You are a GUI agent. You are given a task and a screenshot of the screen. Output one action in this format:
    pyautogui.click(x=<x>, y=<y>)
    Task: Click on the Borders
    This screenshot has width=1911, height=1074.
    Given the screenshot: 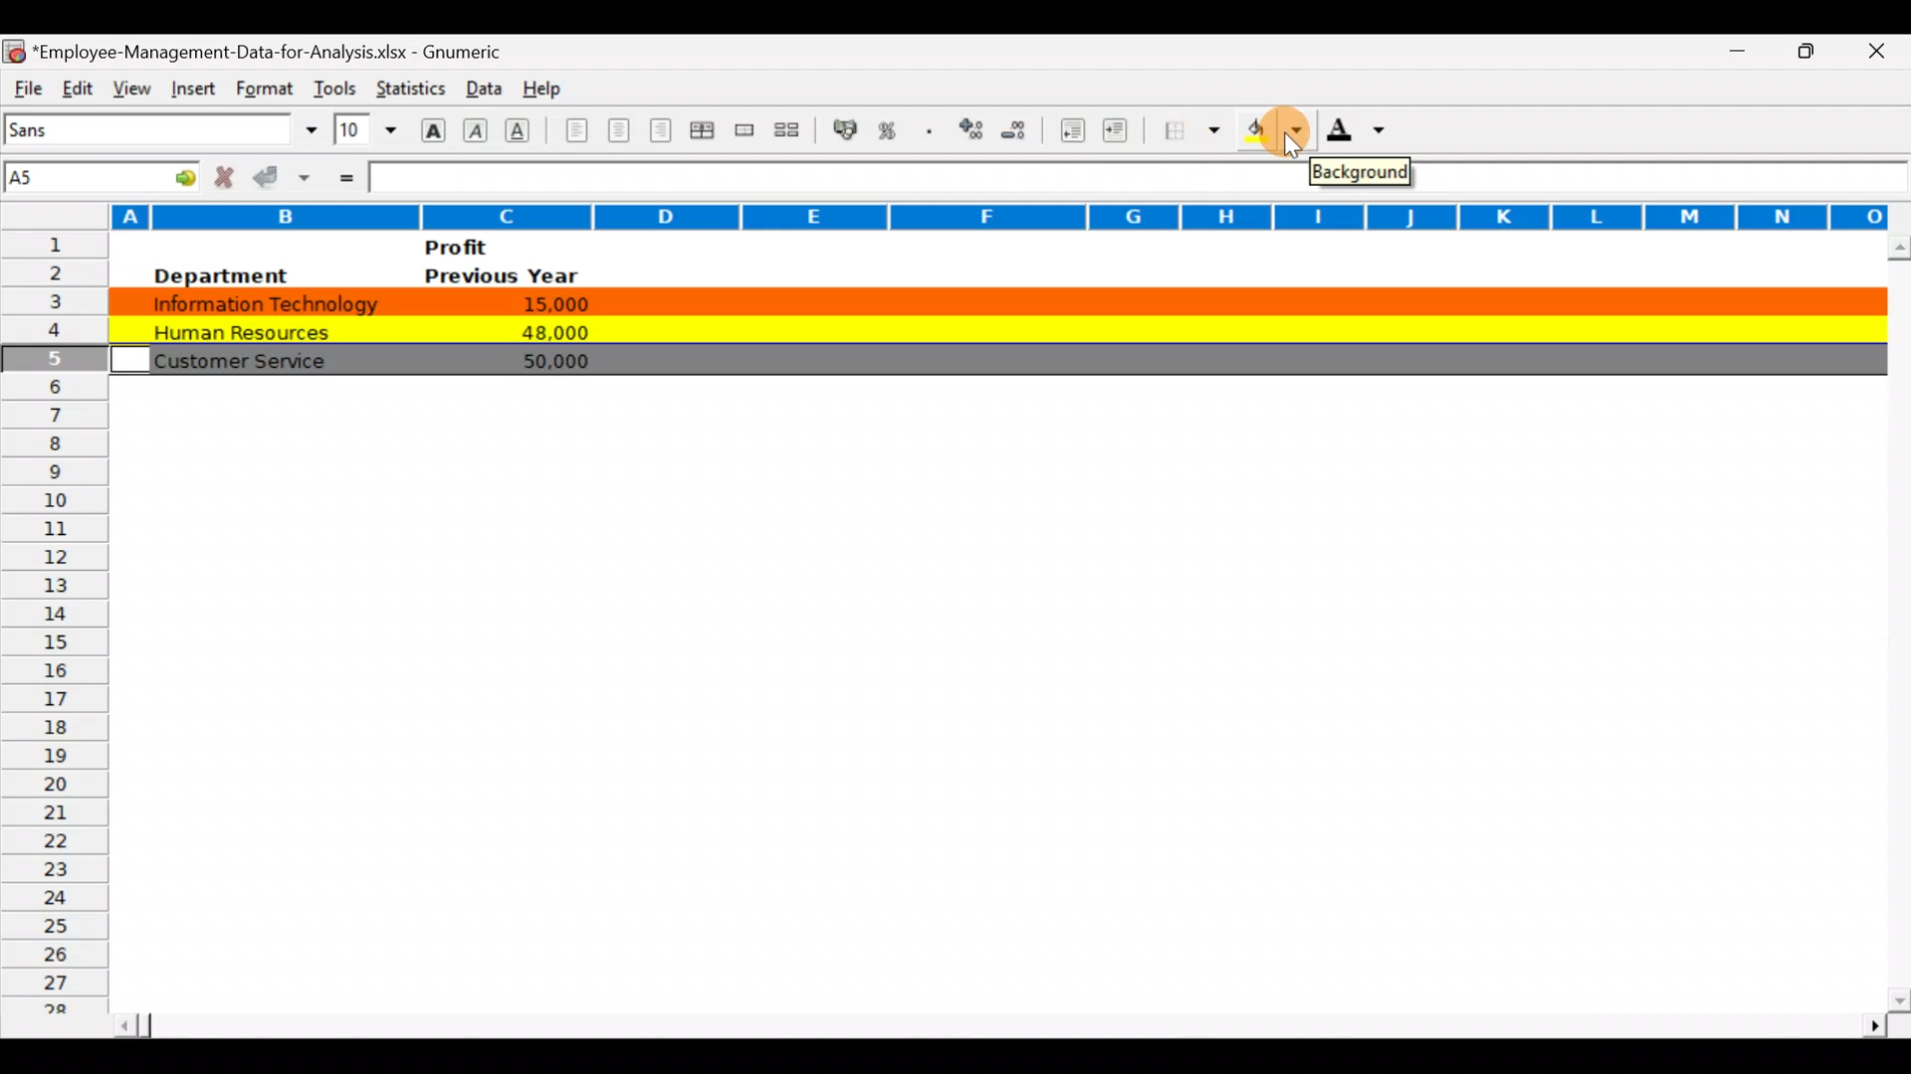 What is the action you would take?
    pyautogui.click(x=1192, y=130)
    